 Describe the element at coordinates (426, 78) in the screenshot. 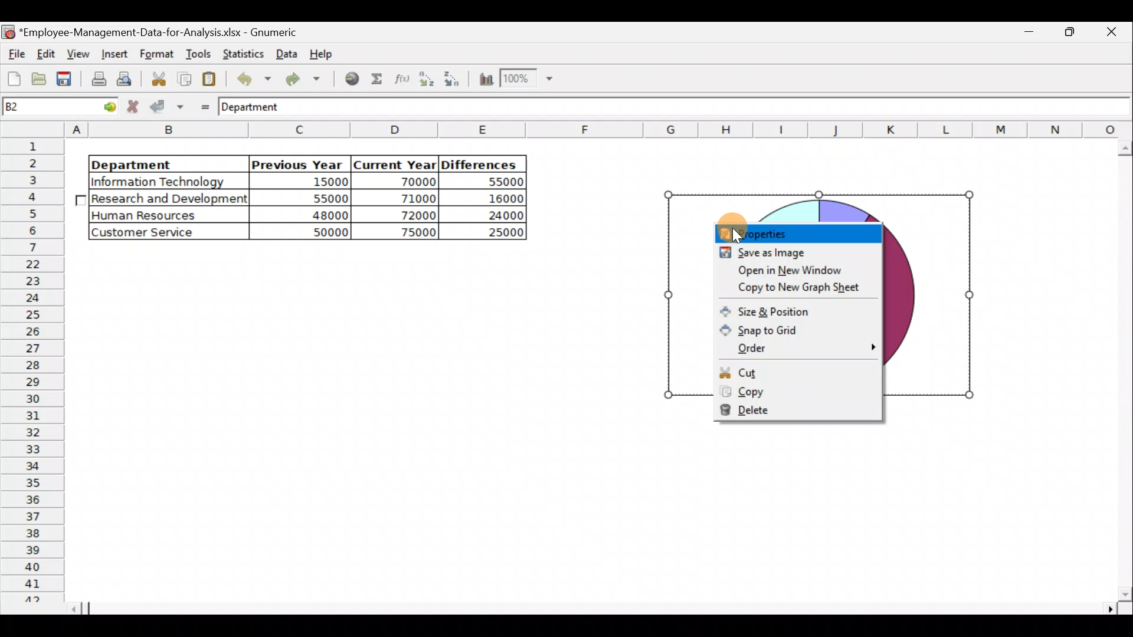

I see `Sort in Ascending order` at that location.